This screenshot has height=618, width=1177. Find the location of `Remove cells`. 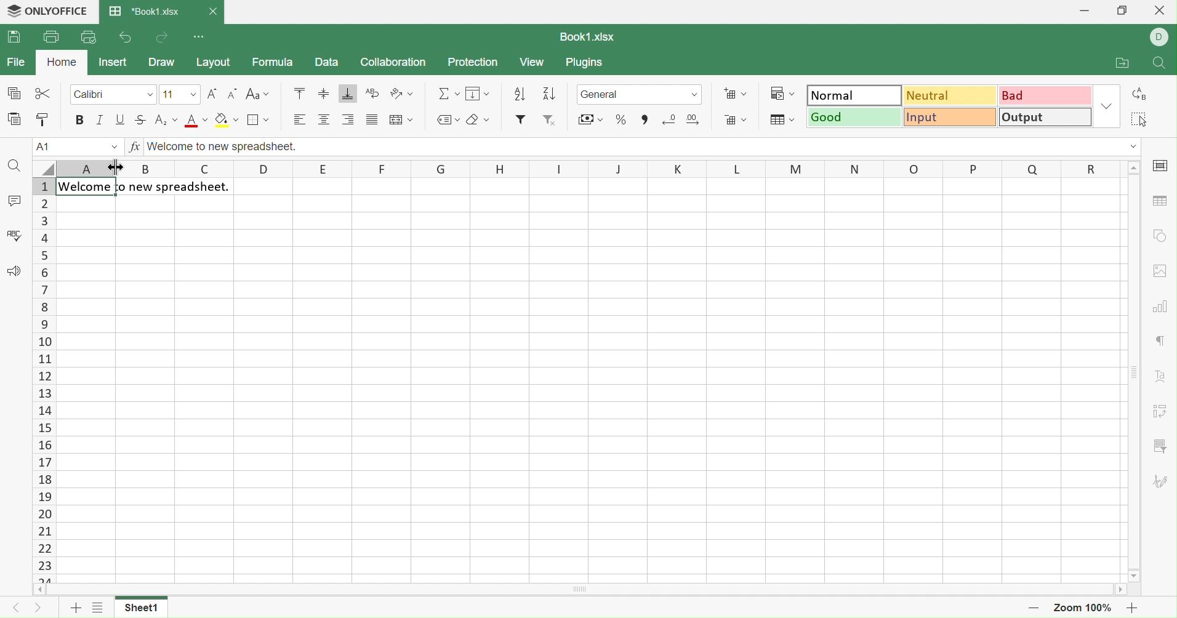

Remove cells is located at coordinates (736, 121).